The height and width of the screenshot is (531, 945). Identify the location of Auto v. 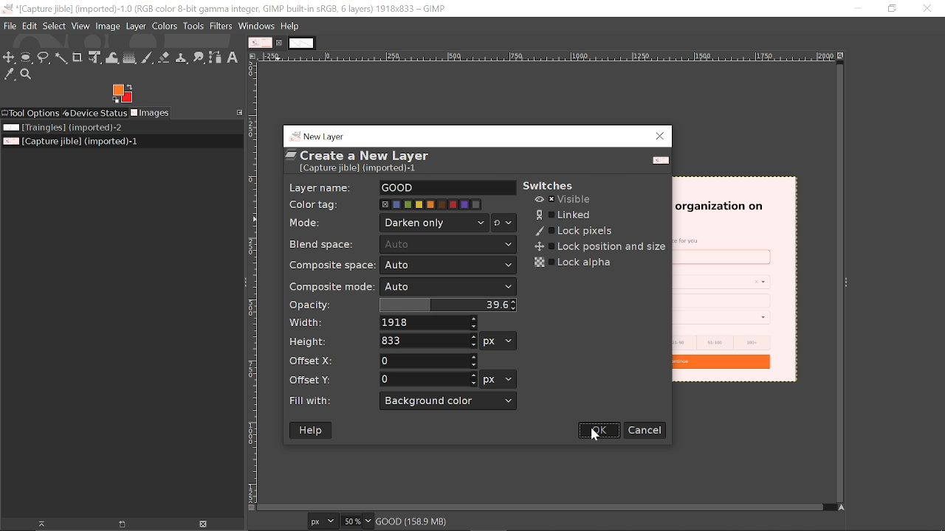
(449, 246).